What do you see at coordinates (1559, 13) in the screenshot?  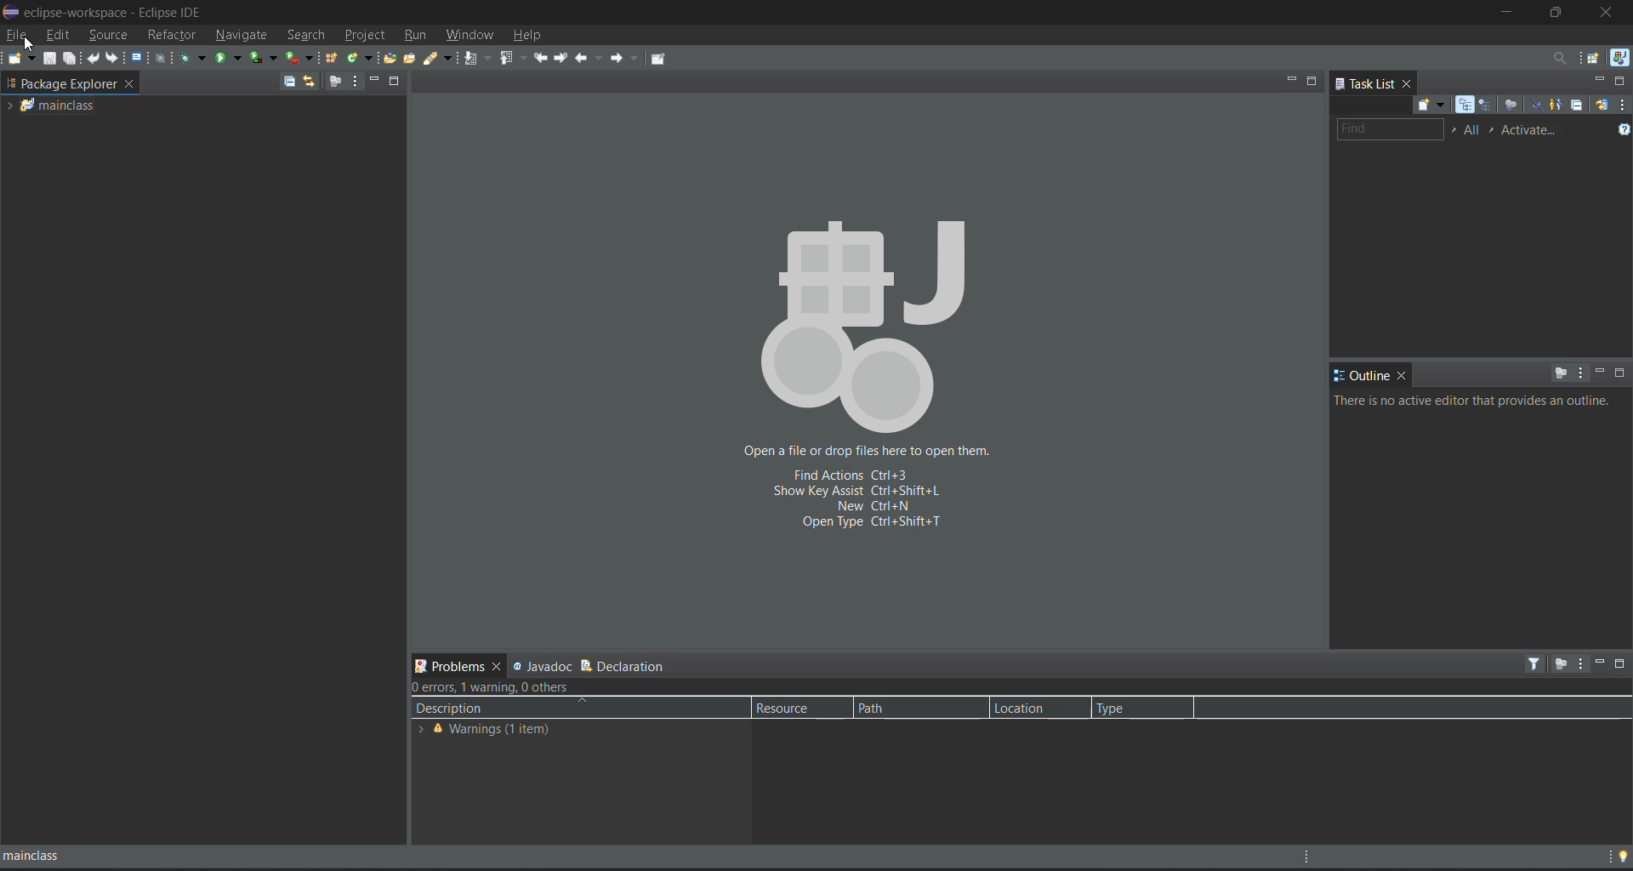 I see `maximize` at bounding box center [1559, 13].